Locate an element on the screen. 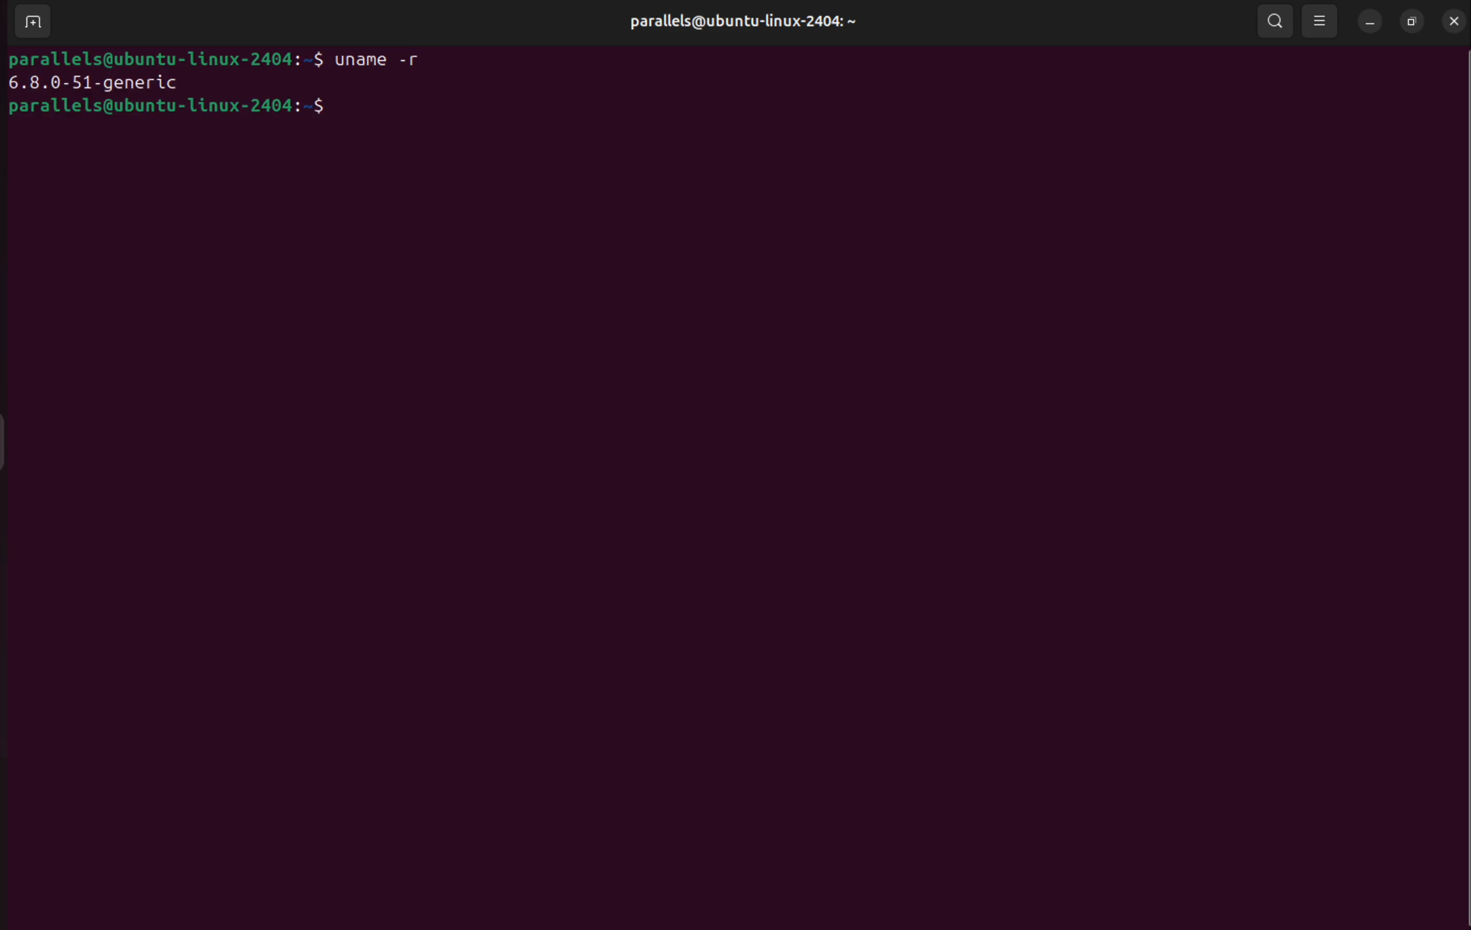 Image resolution: width=1471 pixels, height=930 pixels. add terminal is located at coordinates (31, 23).